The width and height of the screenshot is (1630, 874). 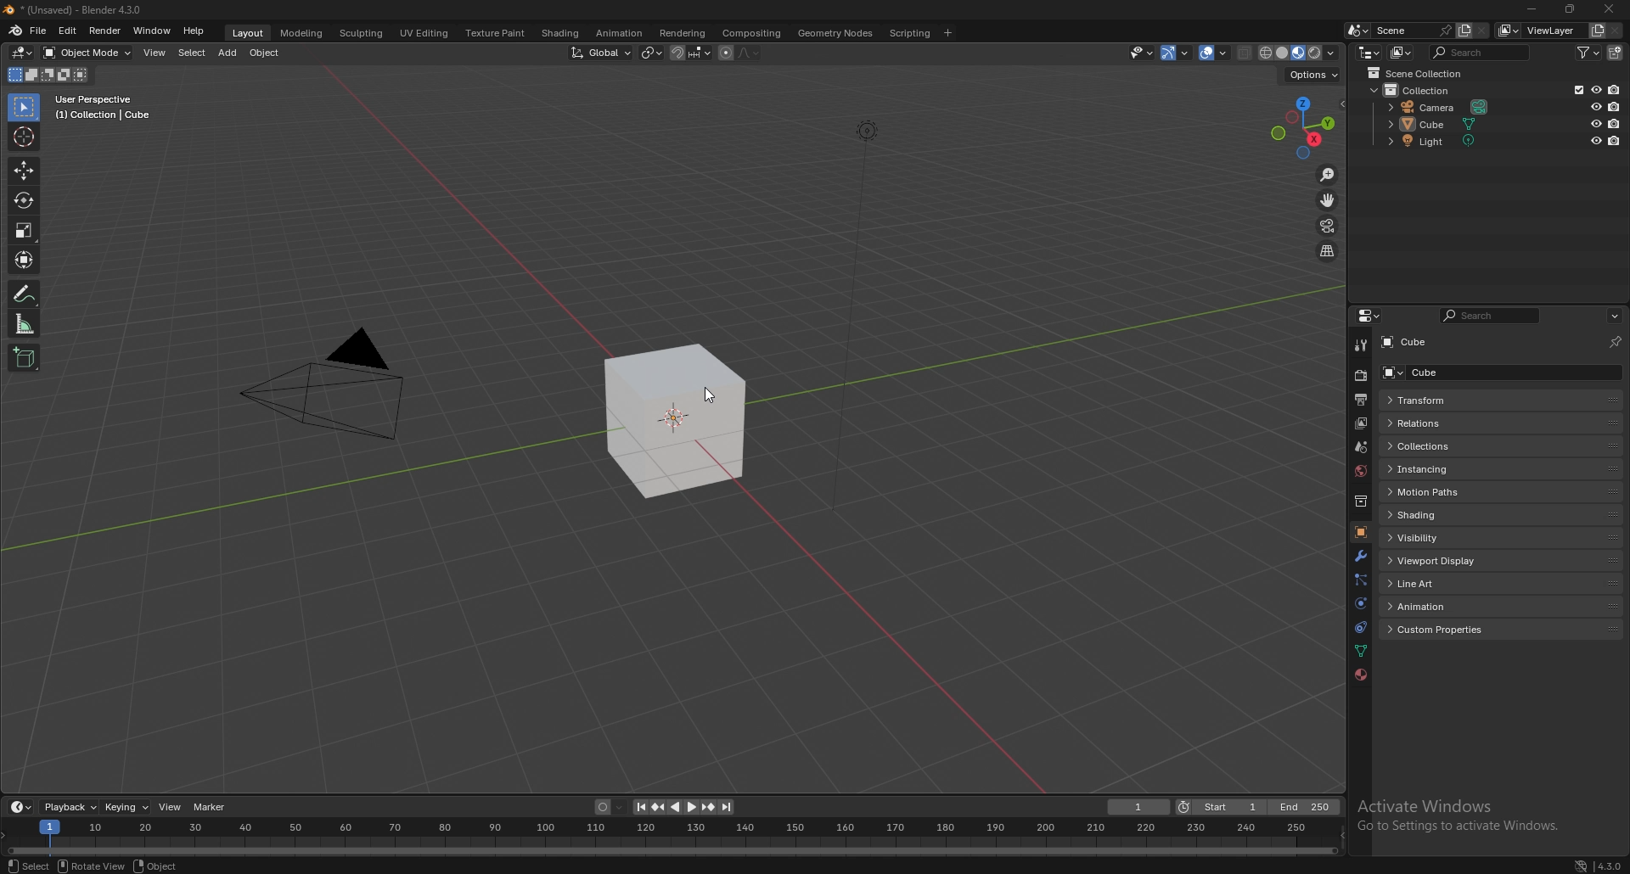 What do you see at coordinates (1367, 316) in the screenshot?
I see `editor type` at bounding box center [1367, 316].